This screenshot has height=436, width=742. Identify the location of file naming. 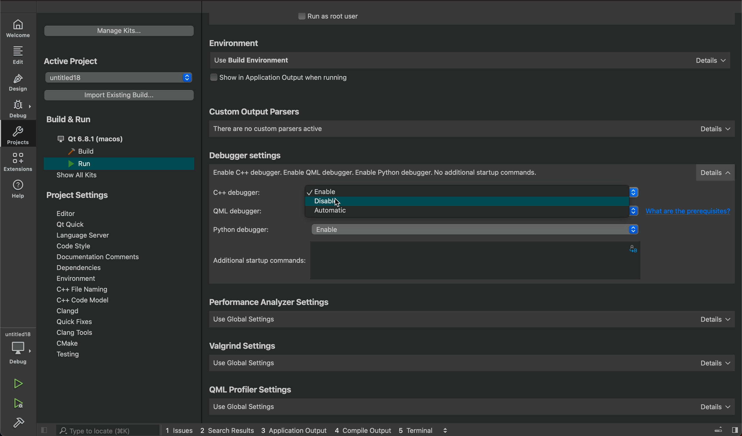
(85, 290).